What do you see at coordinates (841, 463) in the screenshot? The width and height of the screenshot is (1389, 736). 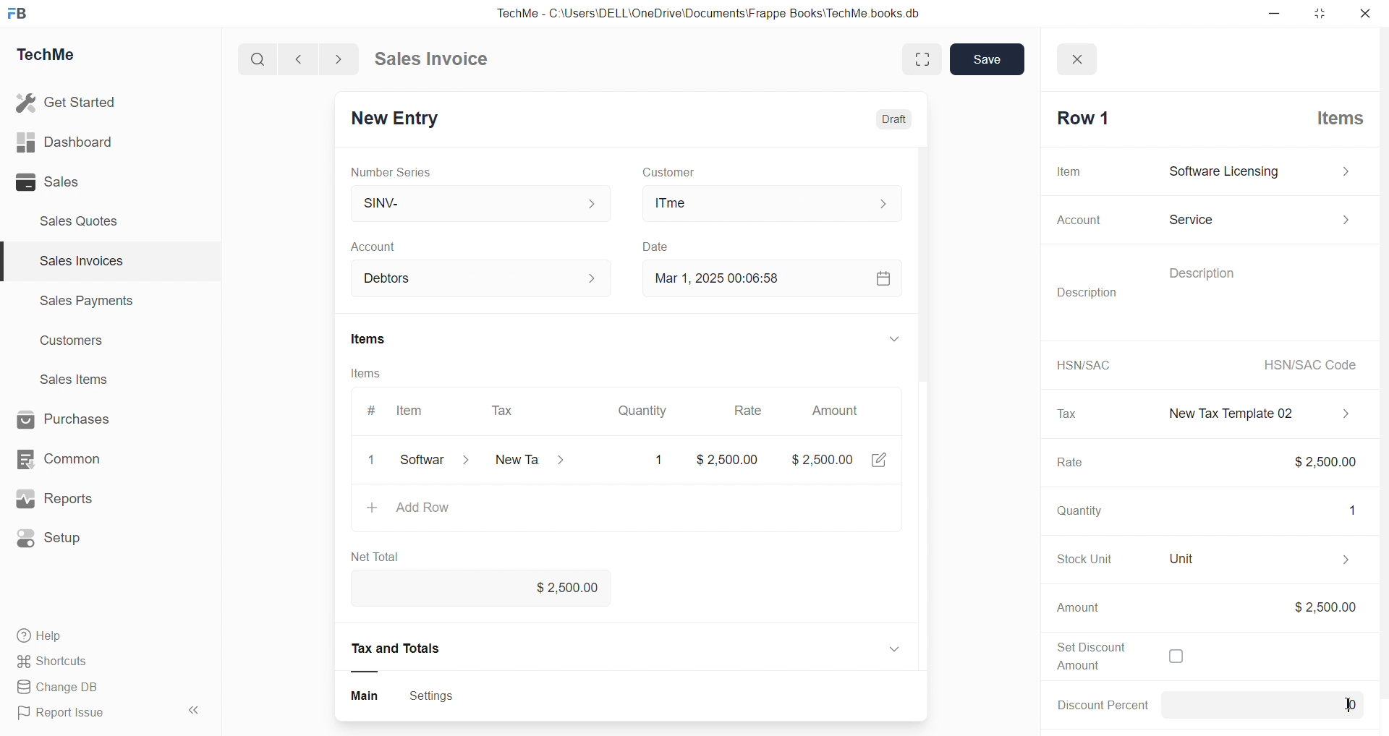 I see `$2,500.00 [4` at bounding box center [841, 463].